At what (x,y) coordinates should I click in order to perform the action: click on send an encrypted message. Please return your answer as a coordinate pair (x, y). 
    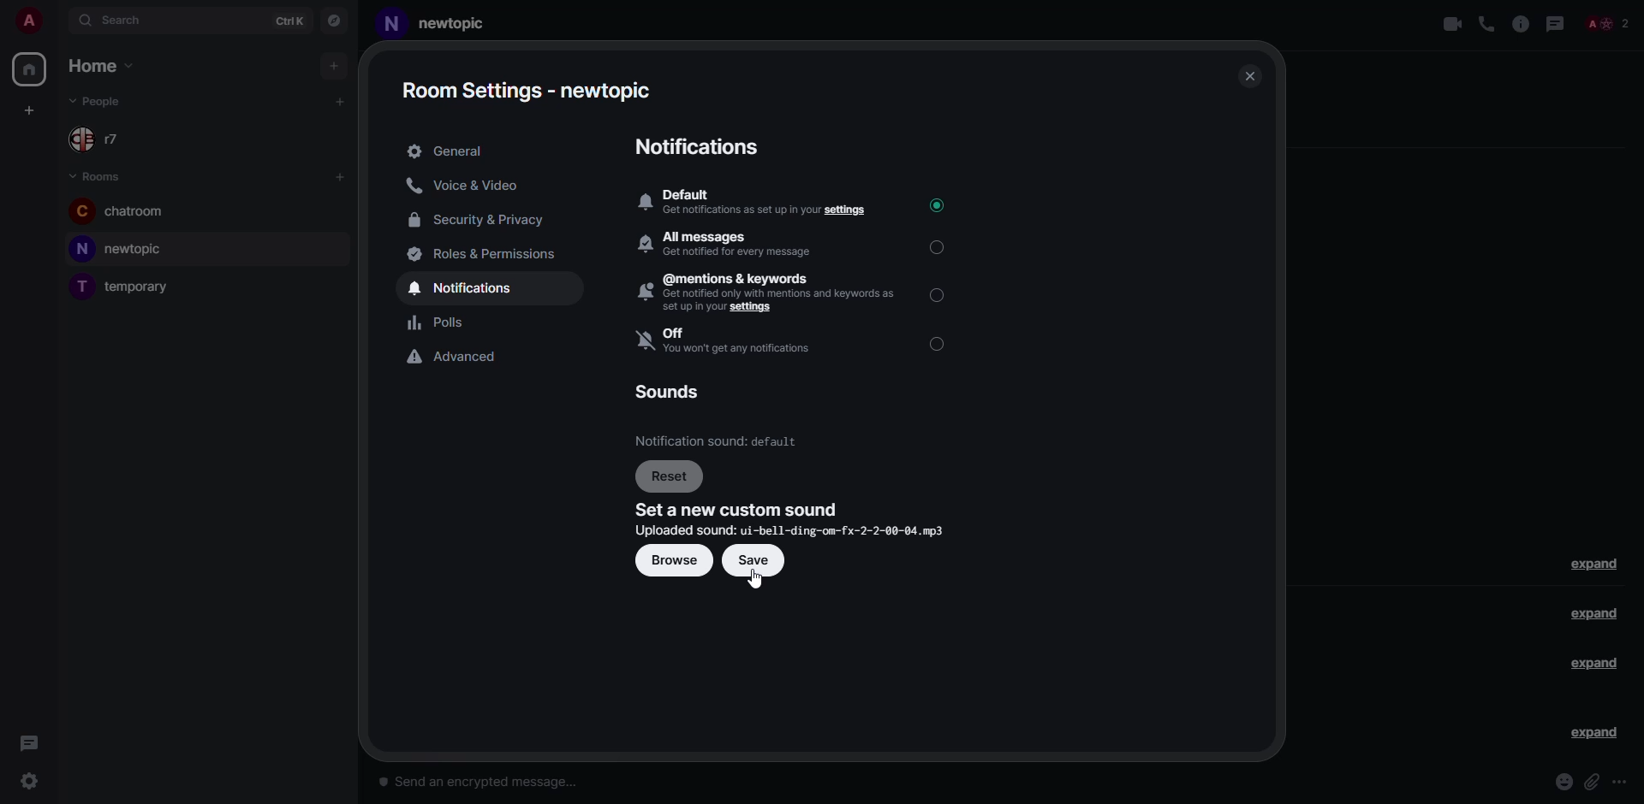
    Looking at the image, I should click on (489, 783).